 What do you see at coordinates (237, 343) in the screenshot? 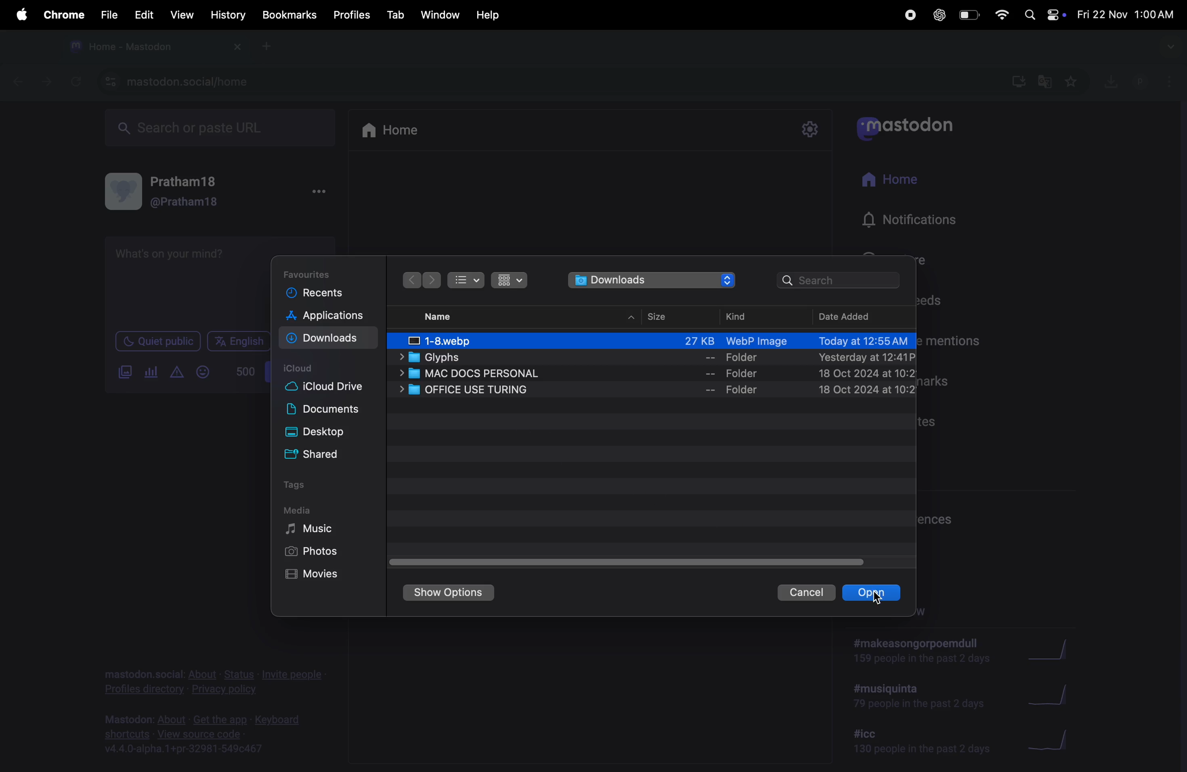
I see `english` at bounding box center [237, 343].